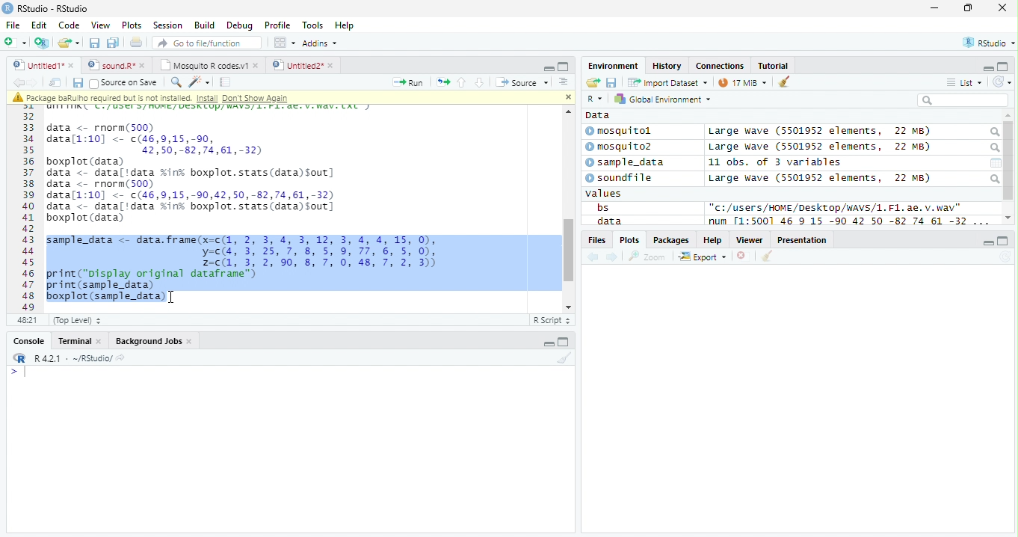 This screenshot has height=537, width=1018. What do you see at coordinates (750, 240) in the screenshot?
I see `Viewer` at bounding box center [750, 240].